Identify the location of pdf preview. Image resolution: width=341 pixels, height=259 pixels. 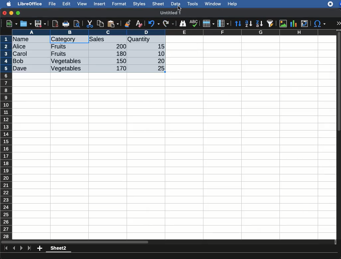
(56, 24).